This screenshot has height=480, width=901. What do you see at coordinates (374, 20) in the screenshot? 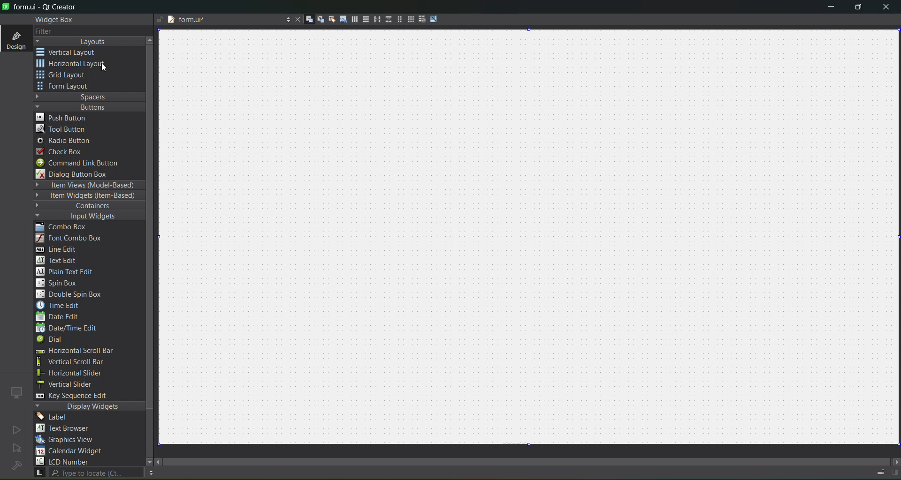
I see `horizontal splitter` at bounding box center [374, 20].